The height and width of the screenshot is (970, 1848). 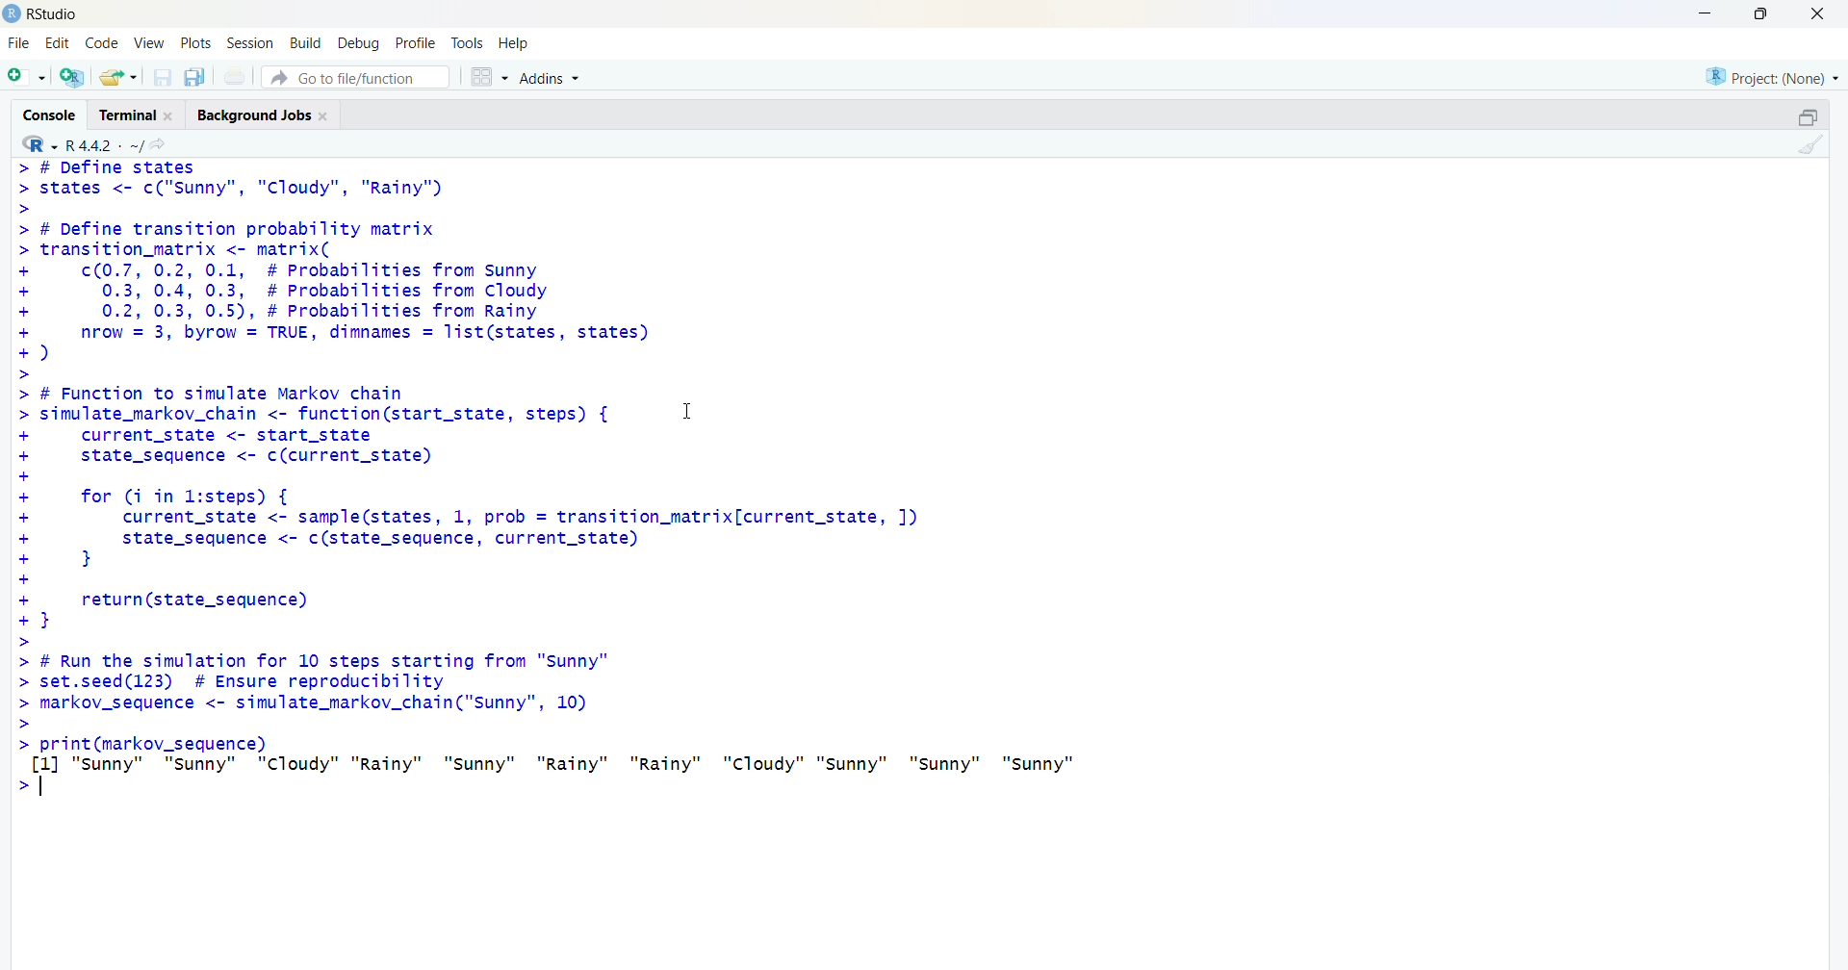 What do you see at coordinates (26, 76) in the screenshot?
I see `new script` at bounding box center [26, 76].